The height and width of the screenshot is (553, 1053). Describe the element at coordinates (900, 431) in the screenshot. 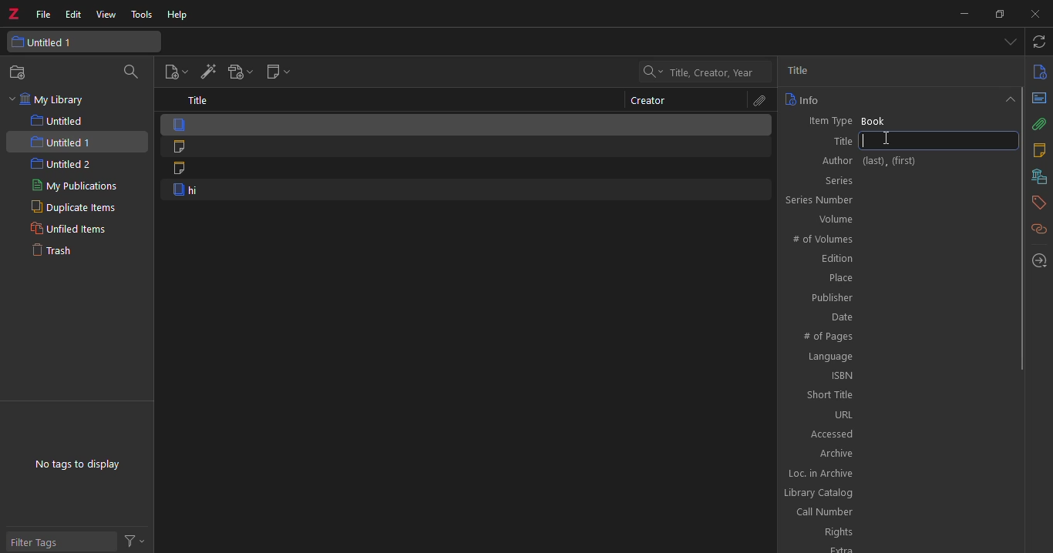

I see `accessed` at that location.